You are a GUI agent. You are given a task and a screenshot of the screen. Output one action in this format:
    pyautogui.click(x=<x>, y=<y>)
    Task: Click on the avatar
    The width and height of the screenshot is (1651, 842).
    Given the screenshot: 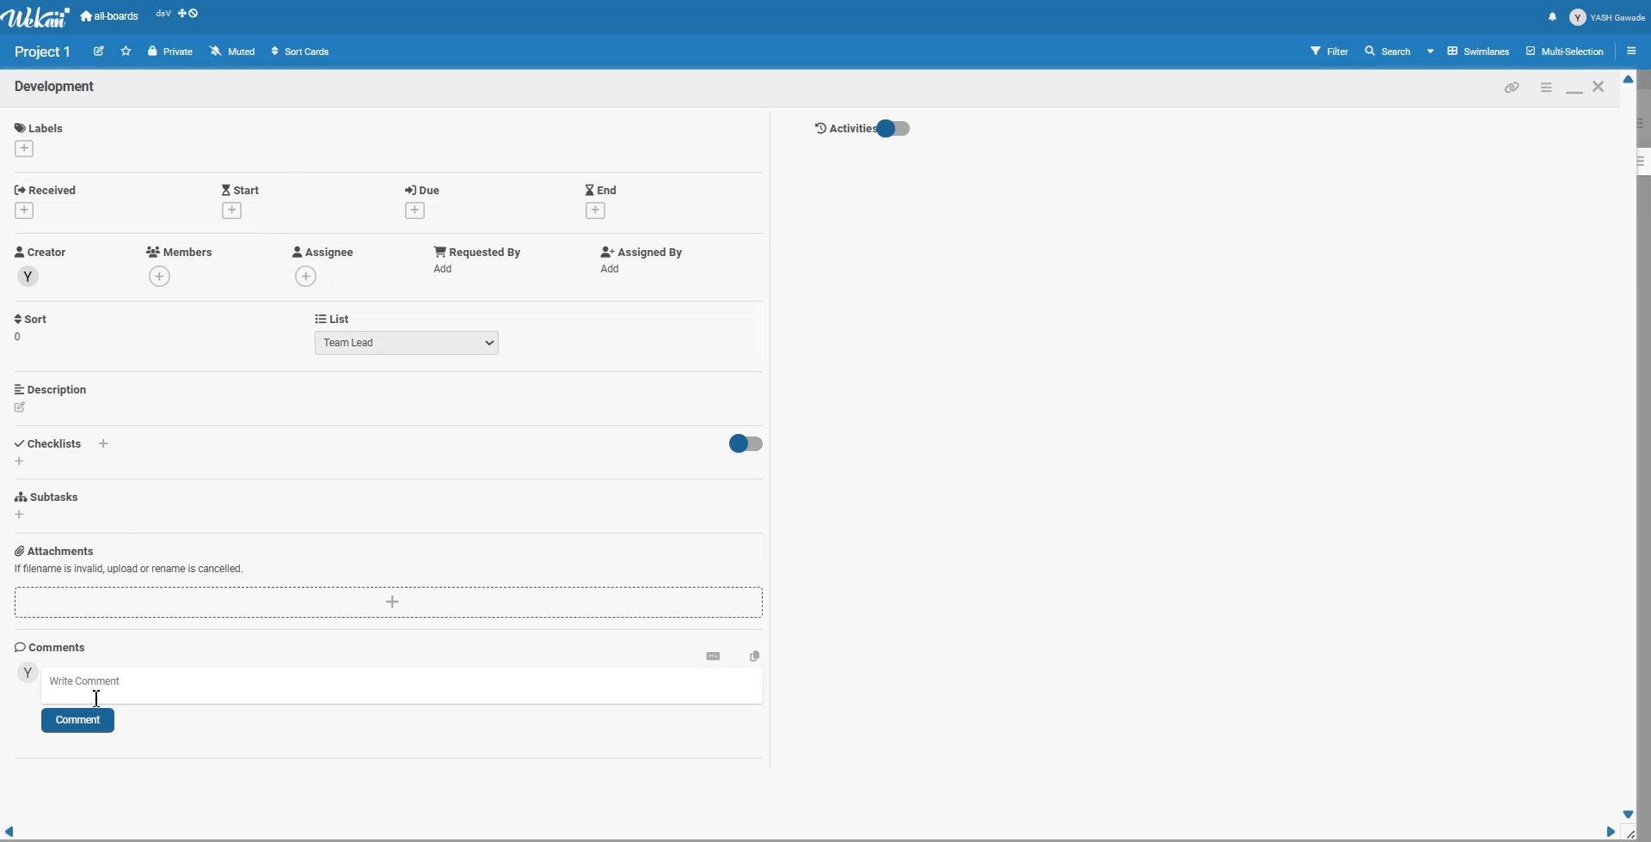 What is the action you would take?
    pyautogui.click(x=28, y=673)
    